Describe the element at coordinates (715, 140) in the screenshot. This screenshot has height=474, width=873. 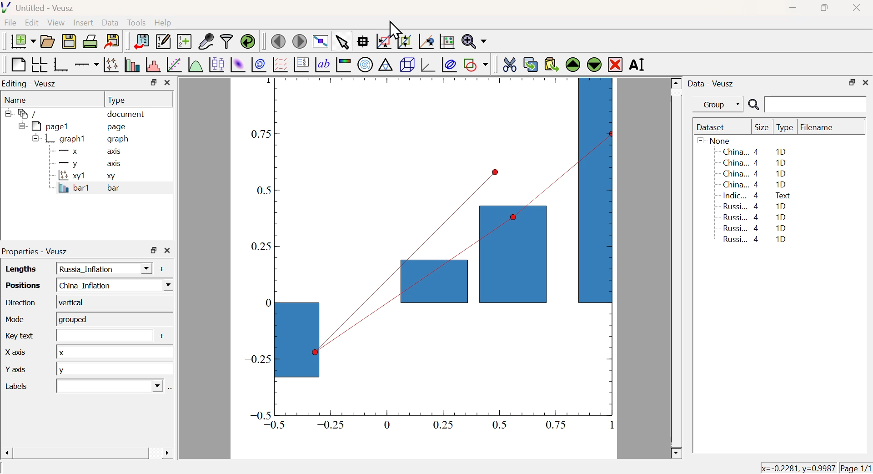
I see `None` at that location.